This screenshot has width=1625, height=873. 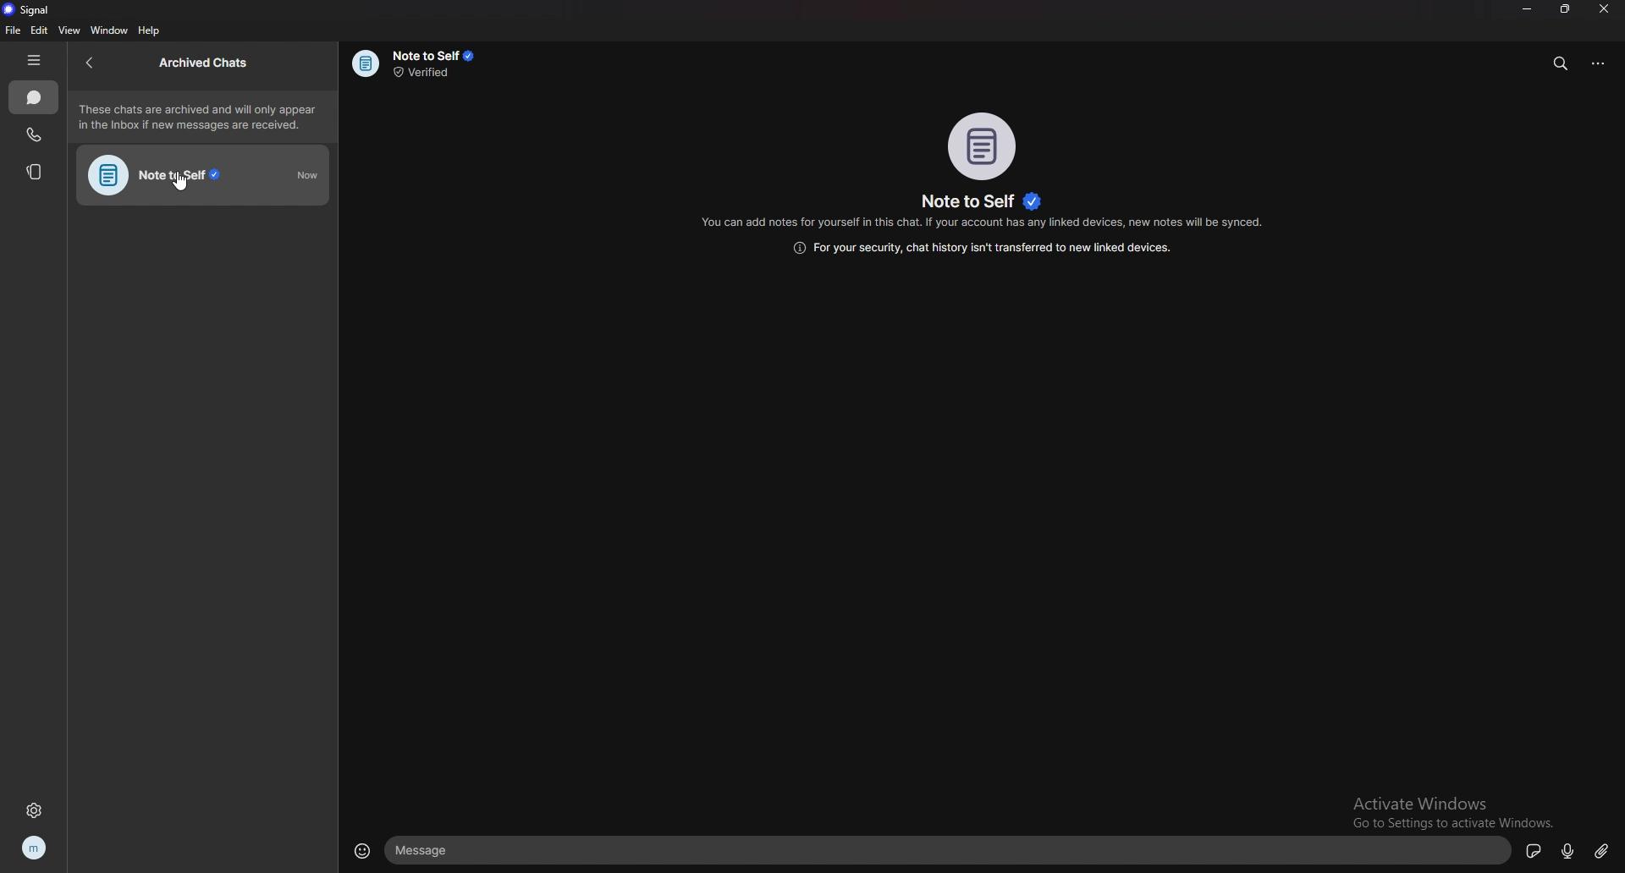 What do you see at coordinates (1527, 8) in the screenshot?
I see `minimize` at bounding box center [1527, 8].